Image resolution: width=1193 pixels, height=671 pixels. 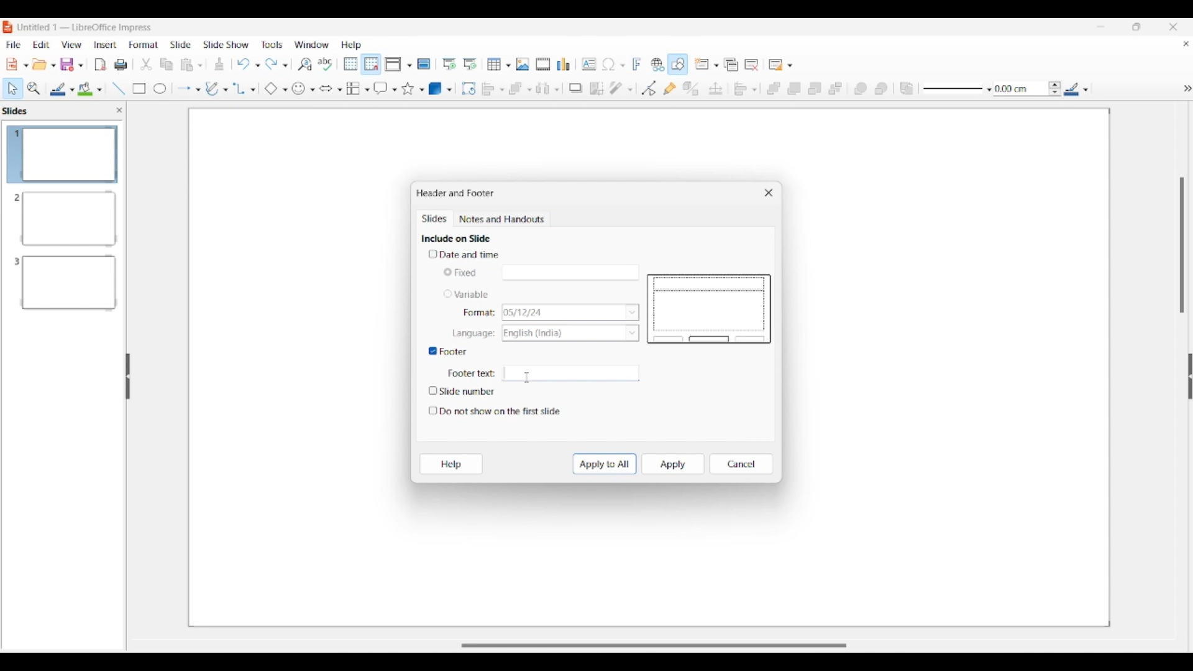 I want to click on Show gluepoint functions, so click(x=670, y=88).